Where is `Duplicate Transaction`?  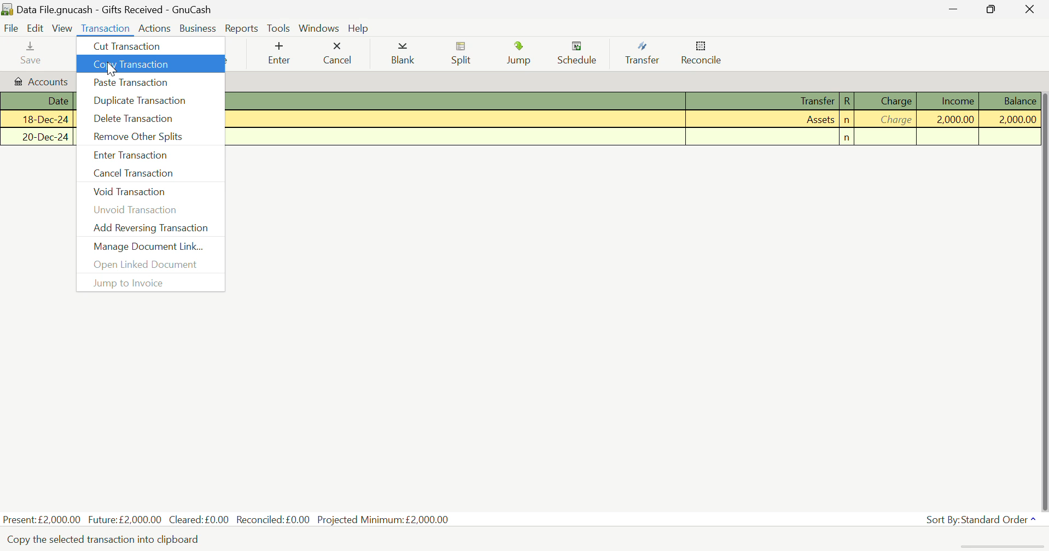
Duplicate Transaction is located at coordinates (150, 102).